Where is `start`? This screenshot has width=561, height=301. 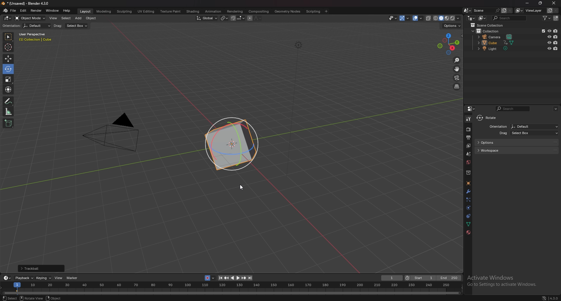
start is located at coordinates (420, 278).